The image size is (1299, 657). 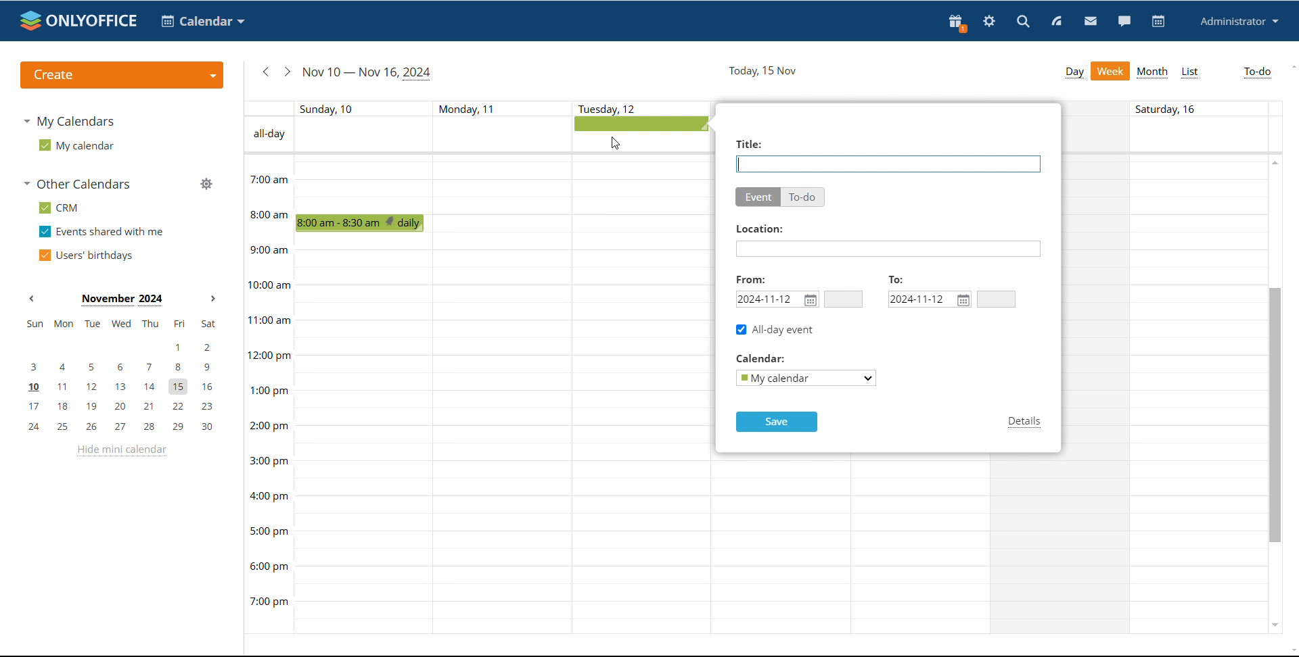 What do you see at coordinates (761, 70) in the screenshot?
I see `current date` at bounding box center [761, 70].